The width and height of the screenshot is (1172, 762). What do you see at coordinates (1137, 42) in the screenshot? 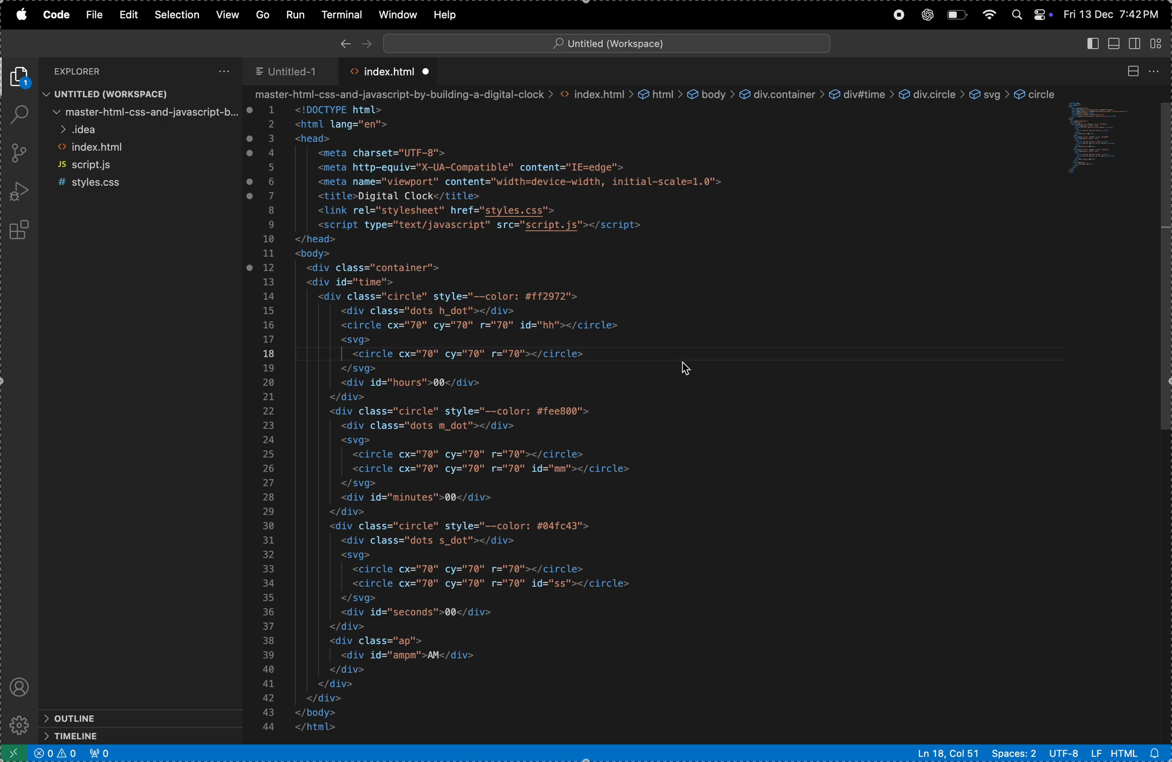
I see `toggle secondary side bar` at bounding box center [1137, 42].